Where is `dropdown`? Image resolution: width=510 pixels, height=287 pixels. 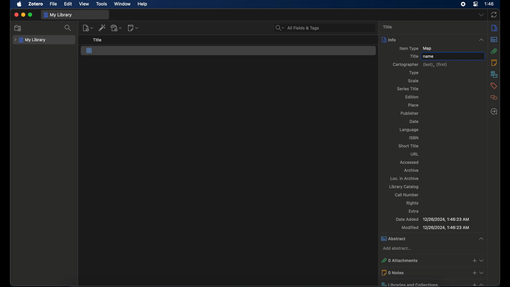
dropdown is located at coordinates (481, 15).